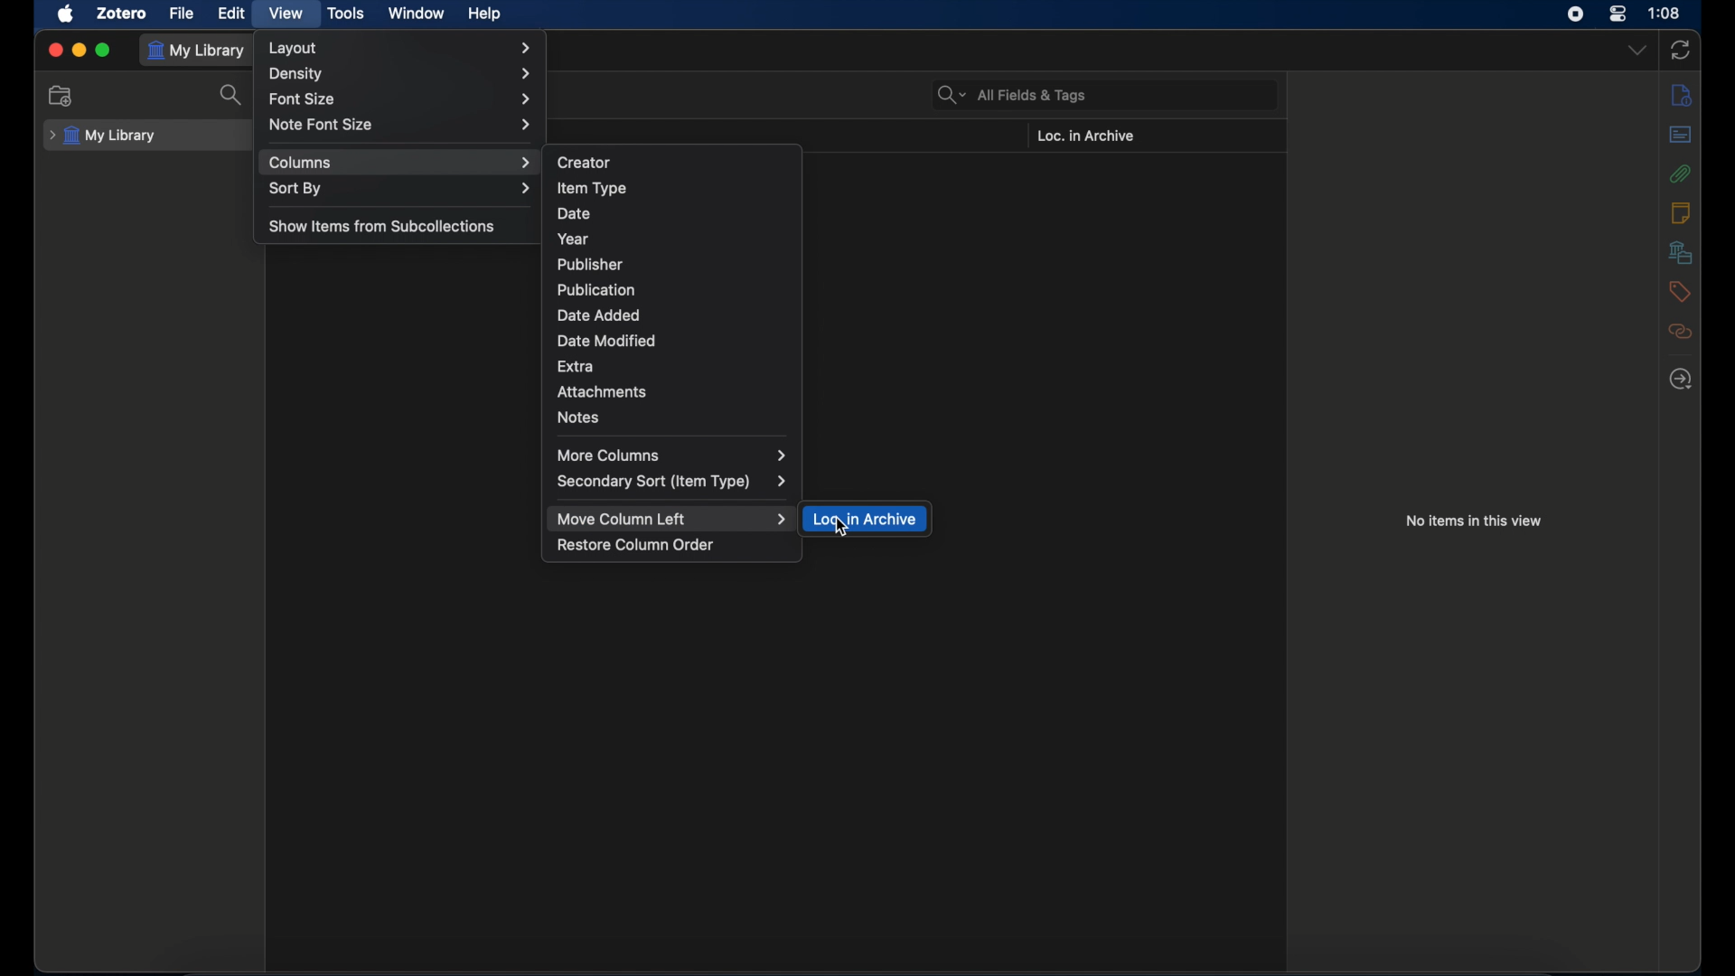 Image resolution: width=1735 pixels, height=976 pixels. I want to click on sort by, so click(399, 188).